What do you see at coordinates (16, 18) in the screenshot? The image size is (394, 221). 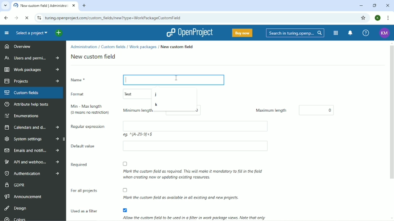 I see `Forward` at bounding box center [16, 18].